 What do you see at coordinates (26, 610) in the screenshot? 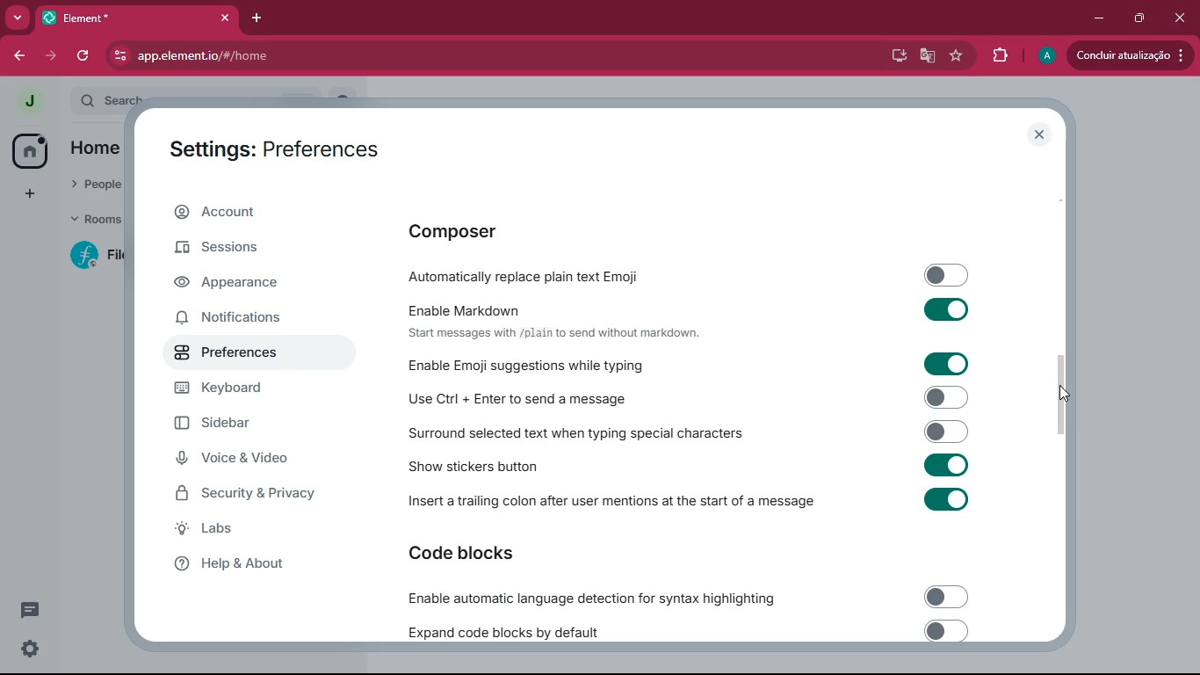
I see `conversation` at bounding box center [26, 610].